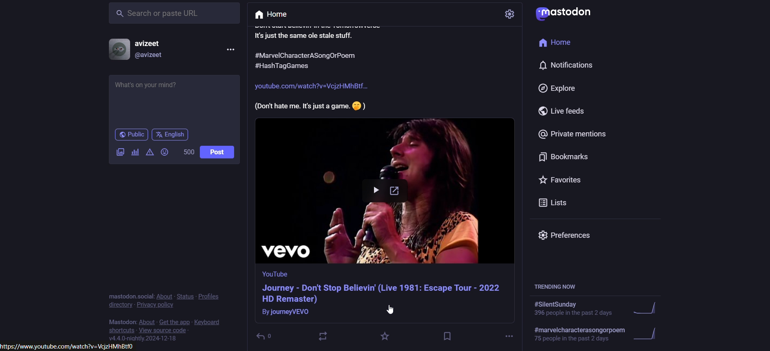  Describe the element at coordinates (273, 274) in the screenshot. I see `` at that location.